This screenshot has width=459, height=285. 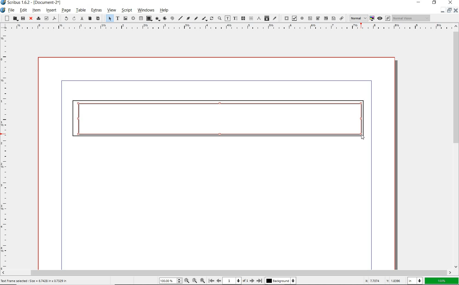 I want to click on zoom factor, so click(x=442, y=281).